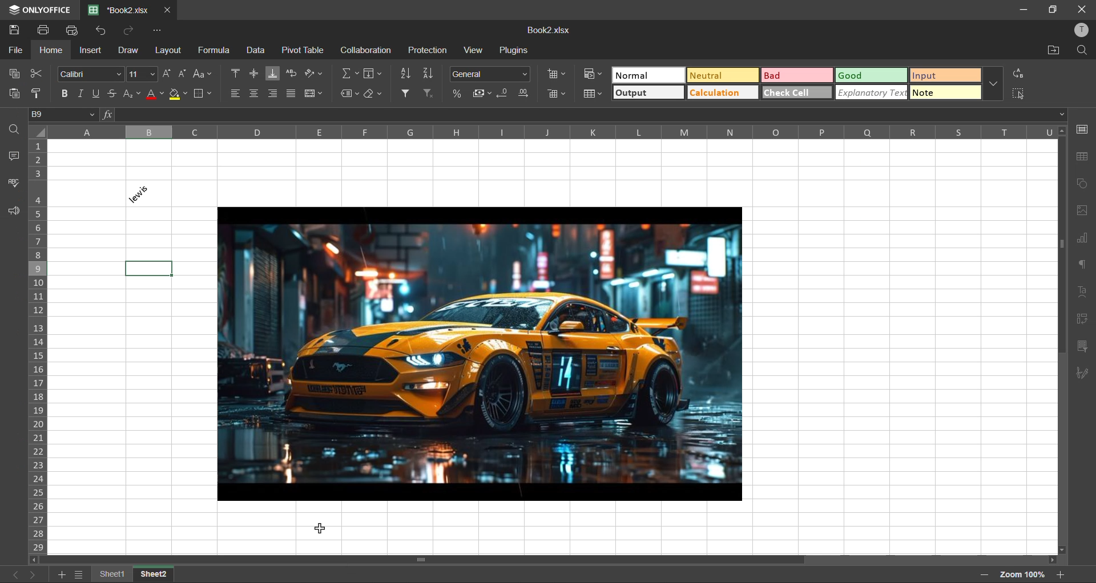  What do you see at coordinates (1021, 9) in the screenshot?
I see `minimize` at bounding box center [1021, 9].